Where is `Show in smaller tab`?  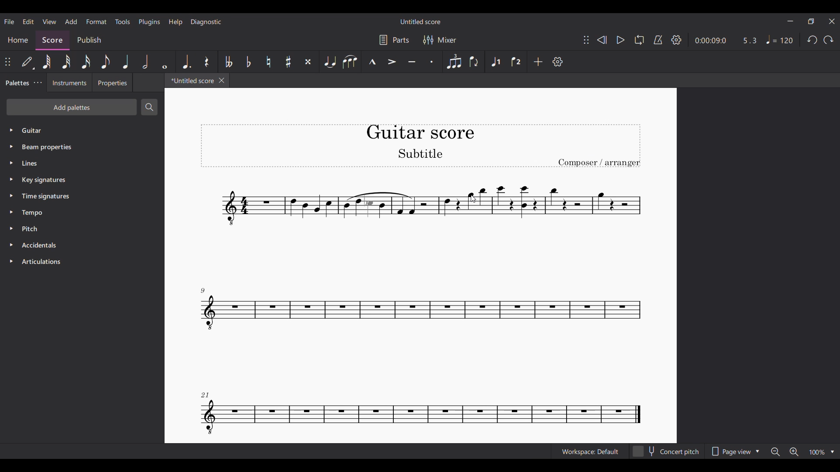
Show in smaller tab is located at coordinates (811, 21).